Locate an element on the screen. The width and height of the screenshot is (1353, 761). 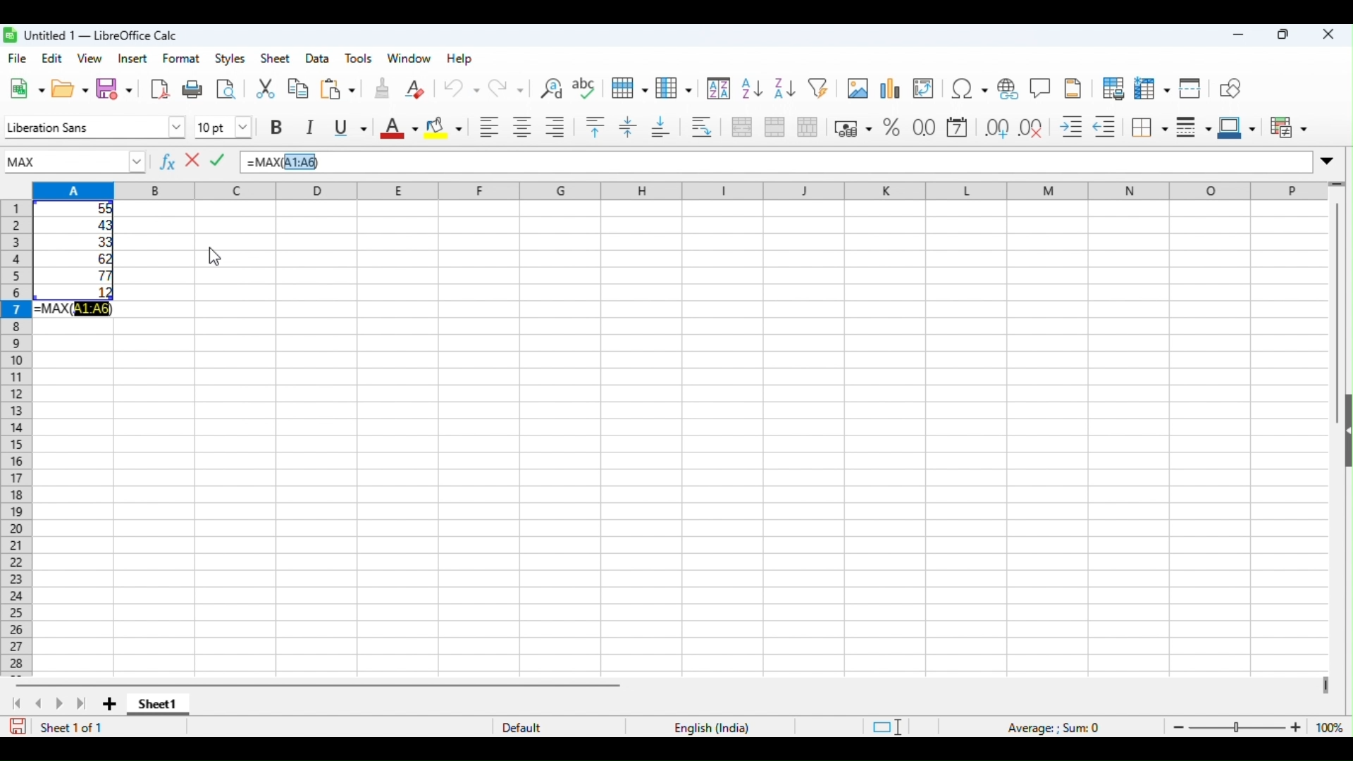
cursor movement is located at coordinates (213, 258).